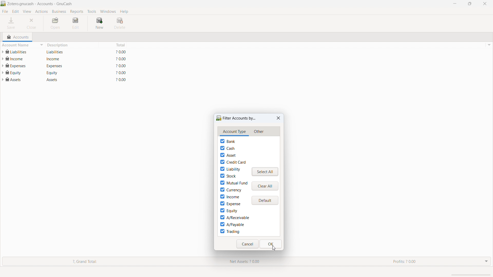 The width and height of the screenshot is (493, 277). Describe the element at coordinates (118, 80) in the screenshot. I see `total` at that location.